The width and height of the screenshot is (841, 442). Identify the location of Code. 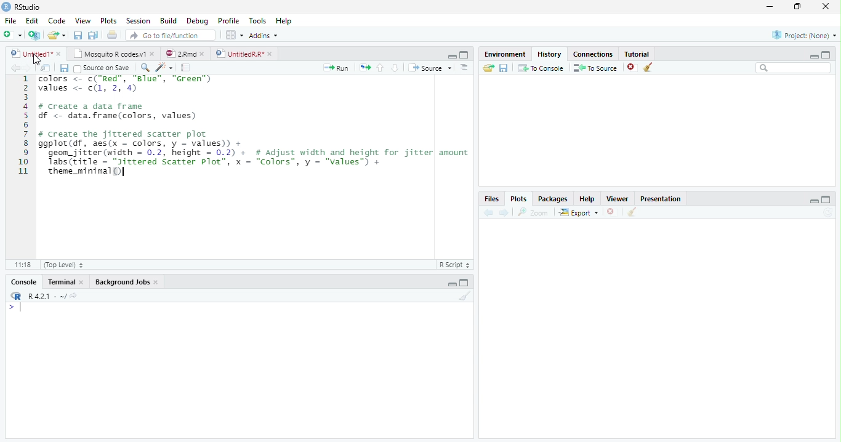
(57, 20).